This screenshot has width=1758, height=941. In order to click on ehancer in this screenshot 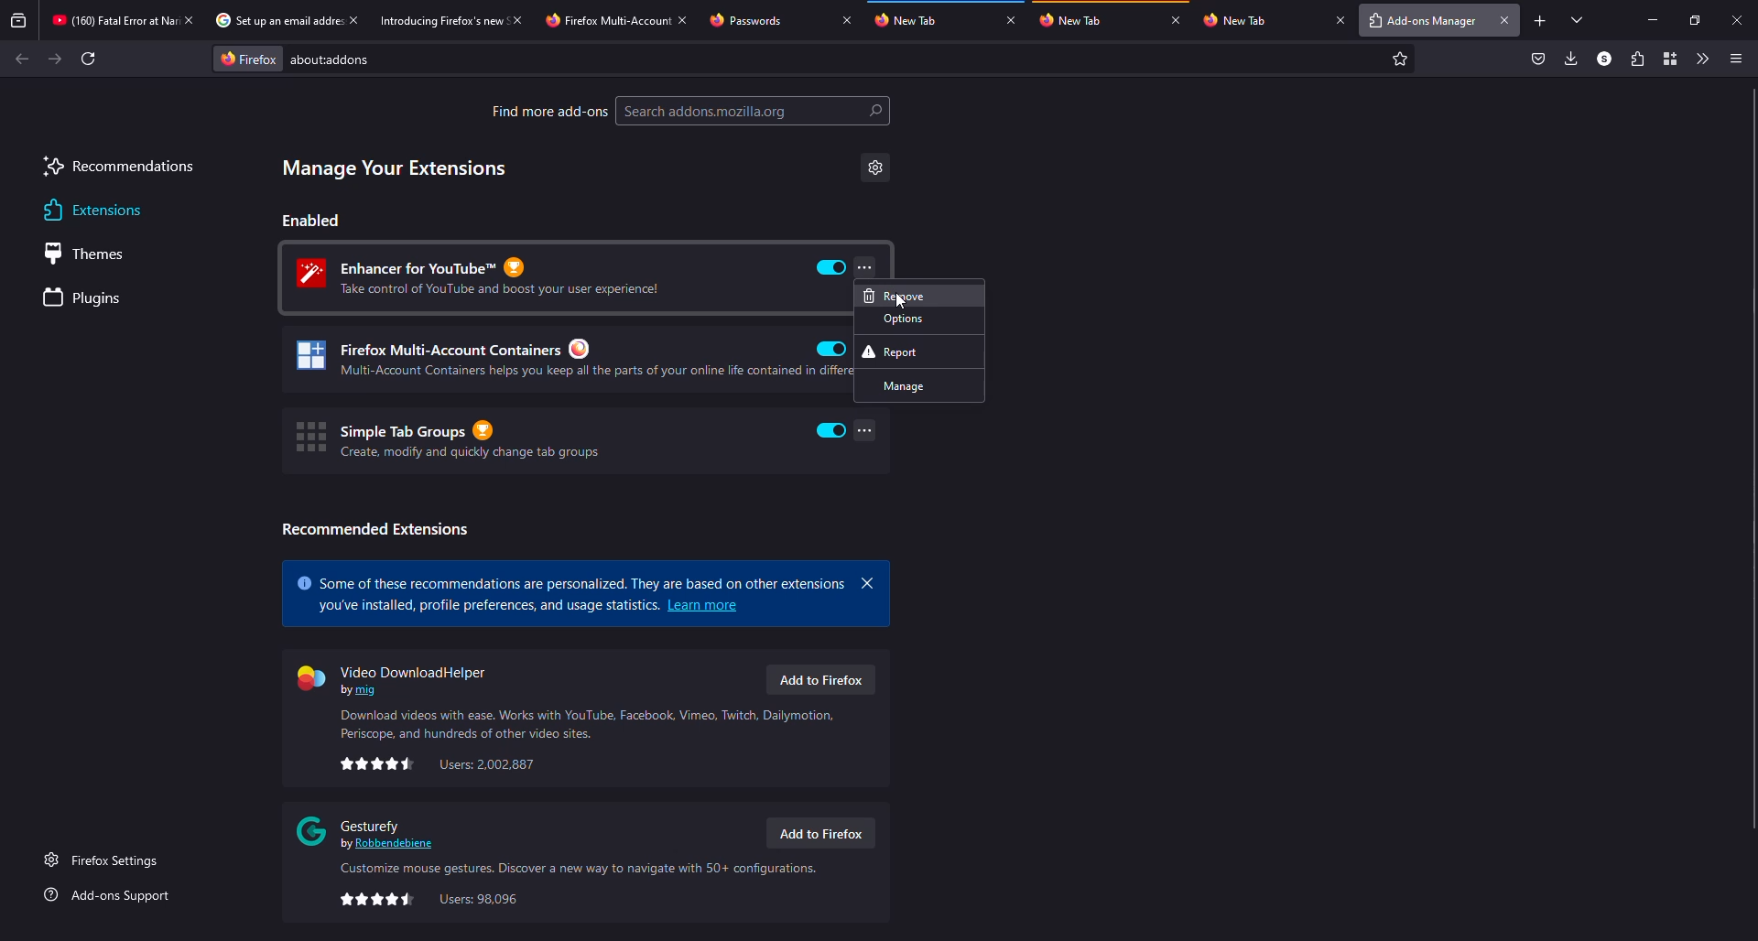, I will do `click(489, 277)`.